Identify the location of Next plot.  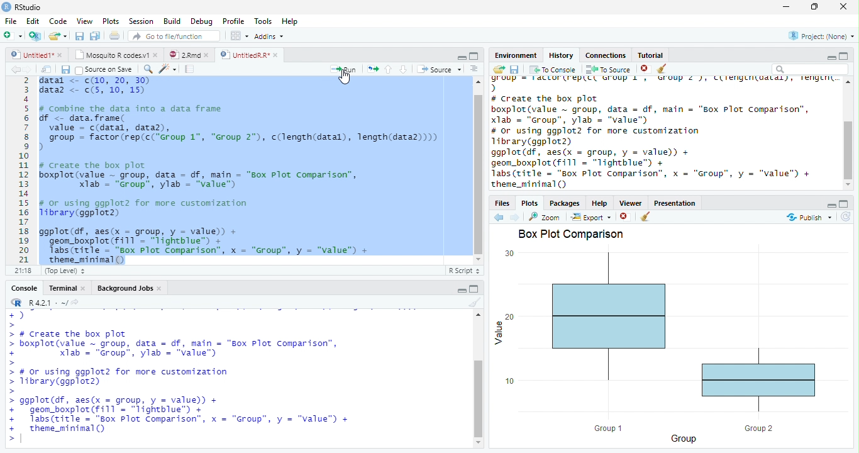
(515, 217).